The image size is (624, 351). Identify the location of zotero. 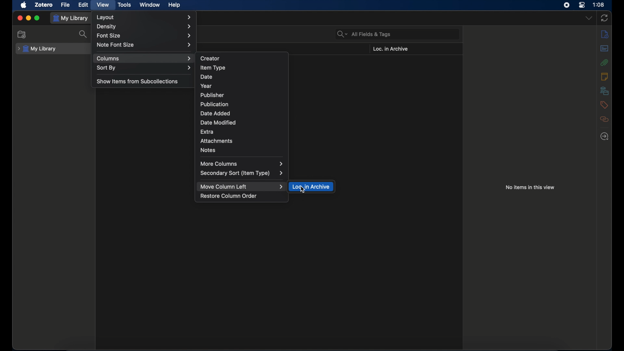
(44, 5).